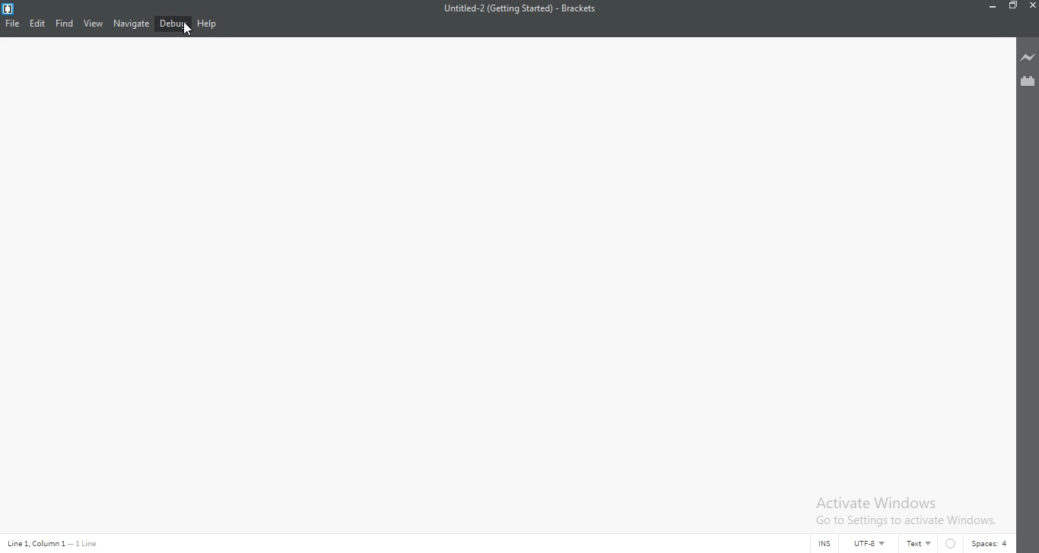 Image resolution: width=1039 pixels, height=553 pixels. What do you see at coordinates (1028, 58) in the screenshot?
I see `live preview` at bounding box center [1028, 58].